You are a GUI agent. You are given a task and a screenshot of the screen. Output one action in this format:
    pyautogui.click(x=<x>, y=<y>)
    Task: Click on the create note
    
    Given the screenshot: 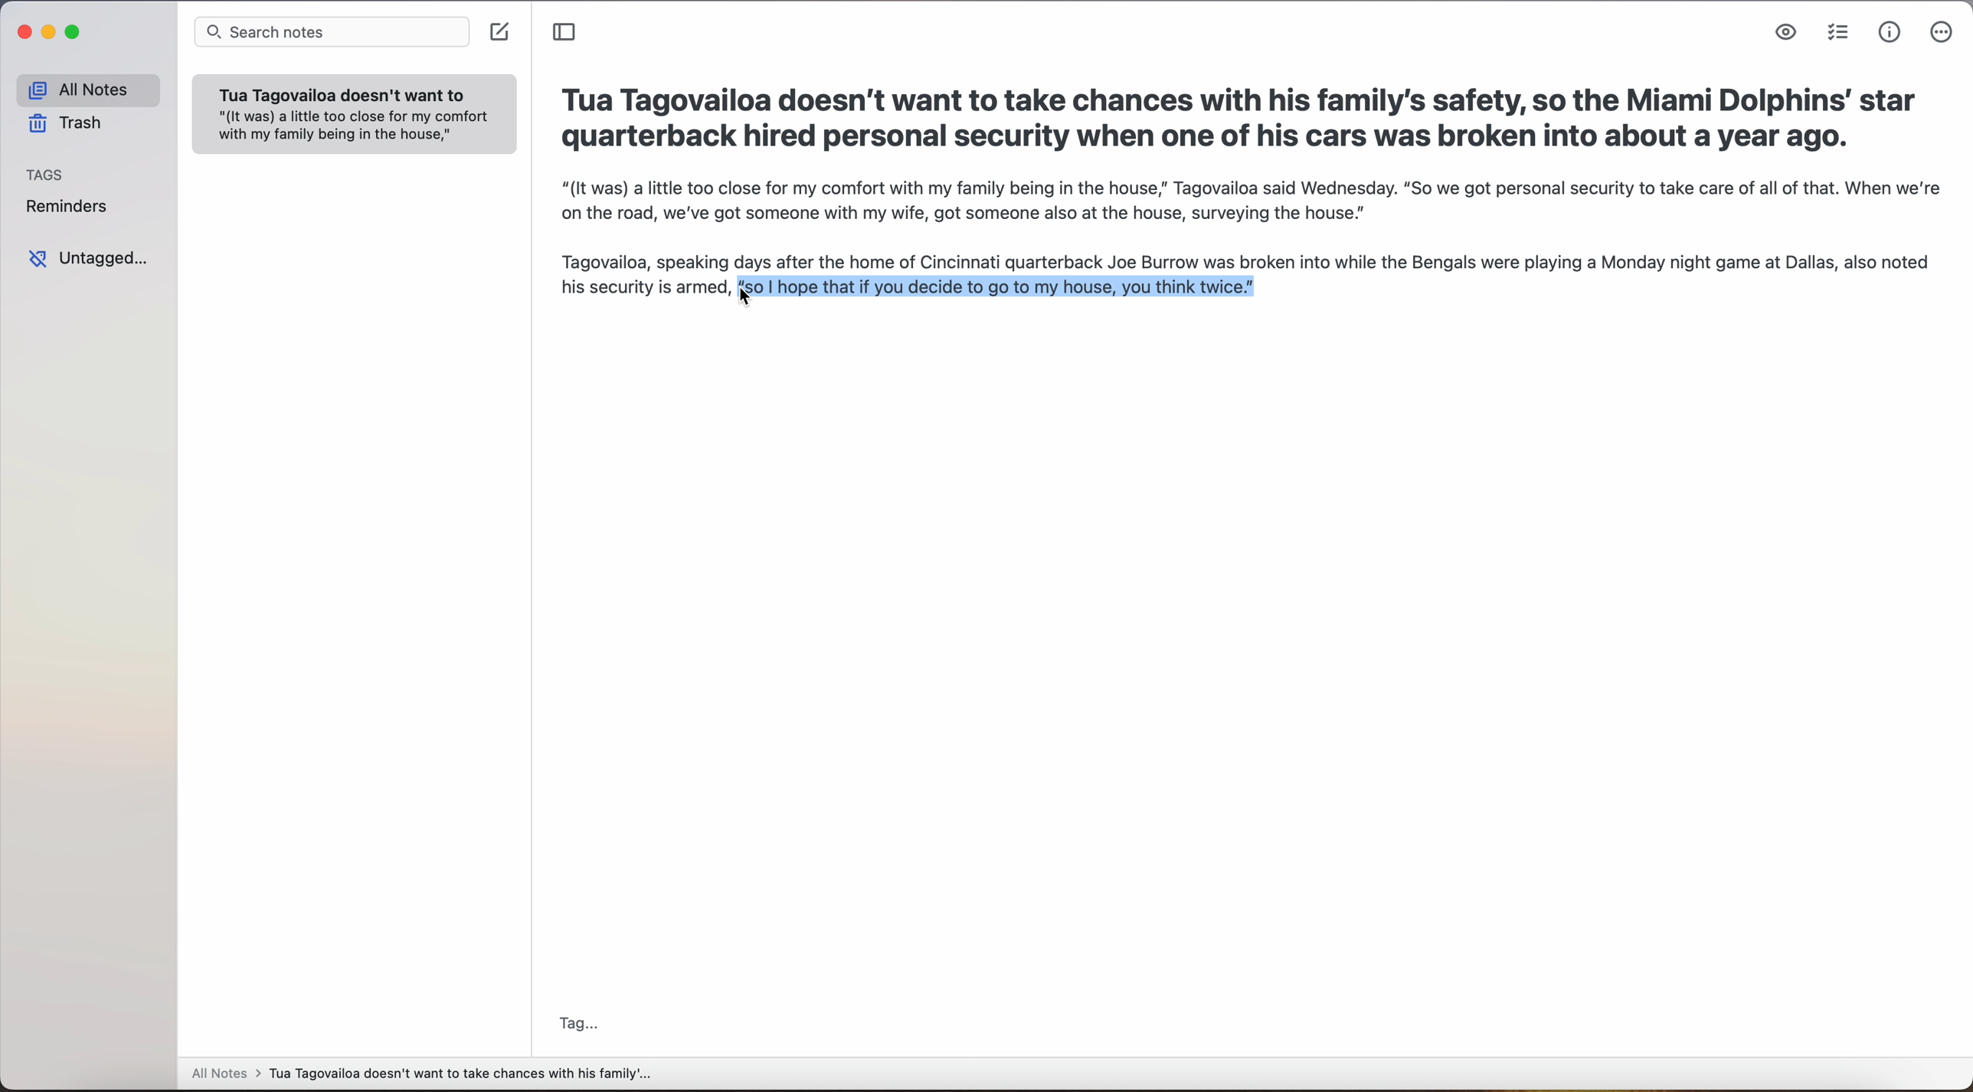 What is the action you would take?
    pyautogui.click(x=502, y=34)
    